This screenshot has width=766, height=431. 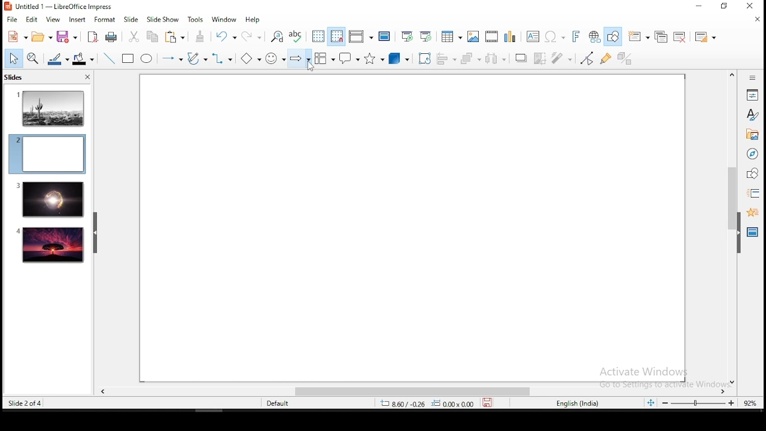 I want to click on hyperlink, so click(x=595, y=37).